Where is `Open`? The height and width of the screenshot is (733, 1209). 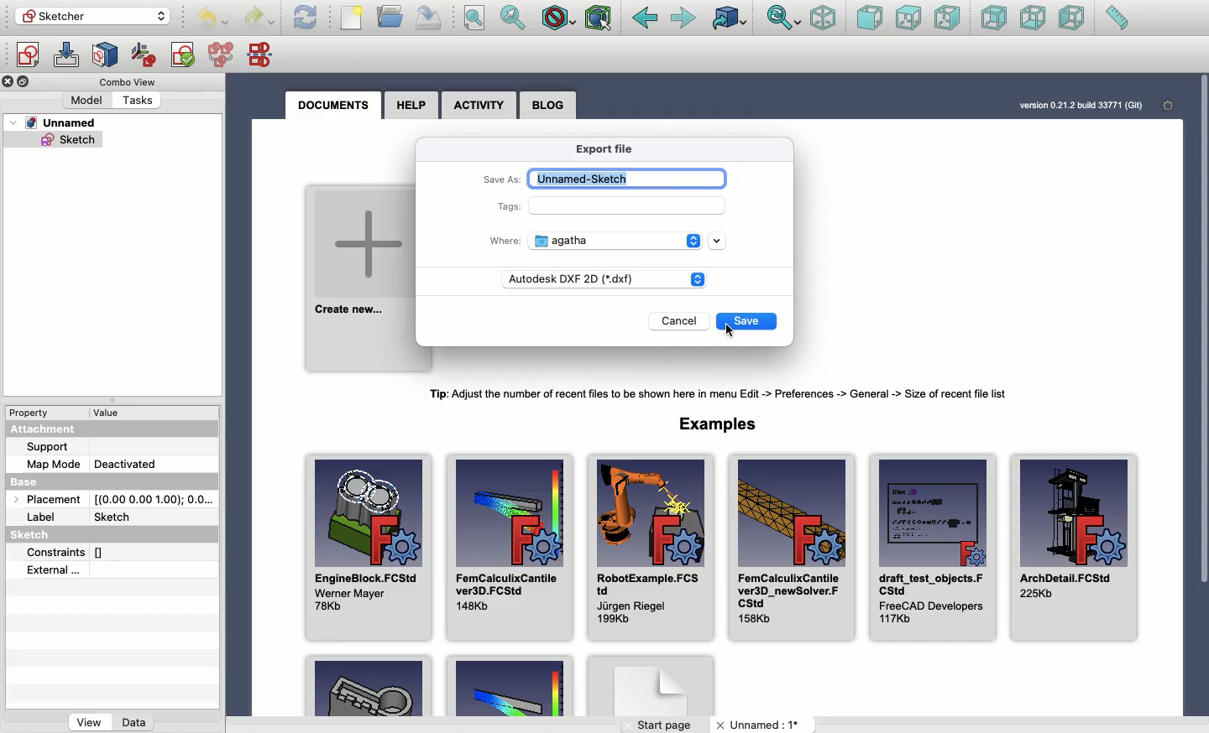 Open is located at coordinates (391, 15).